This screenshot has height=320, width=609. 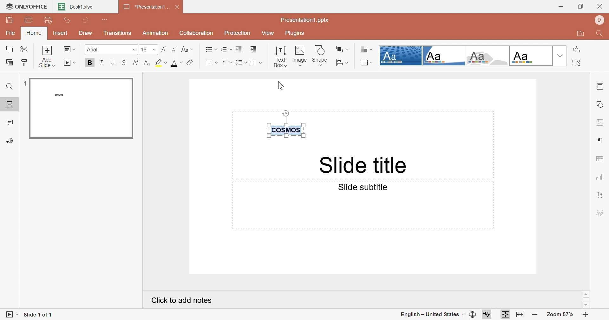 I want to click on Select slide size, so click(x=367, y=63).